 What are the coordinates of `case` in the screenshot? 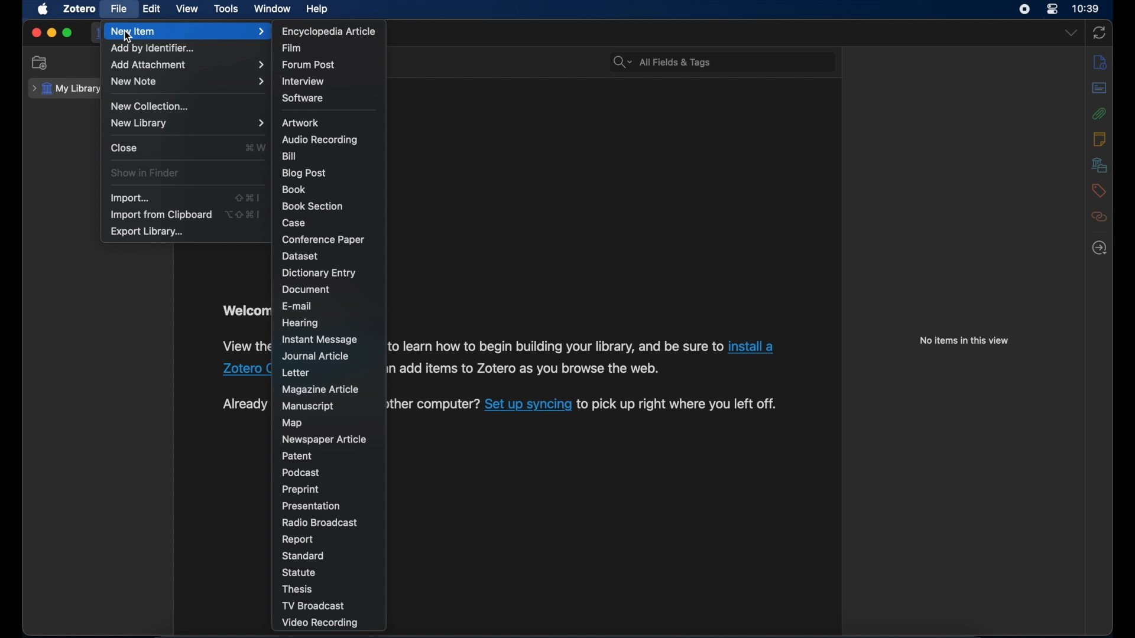 It's located at (294, 223).